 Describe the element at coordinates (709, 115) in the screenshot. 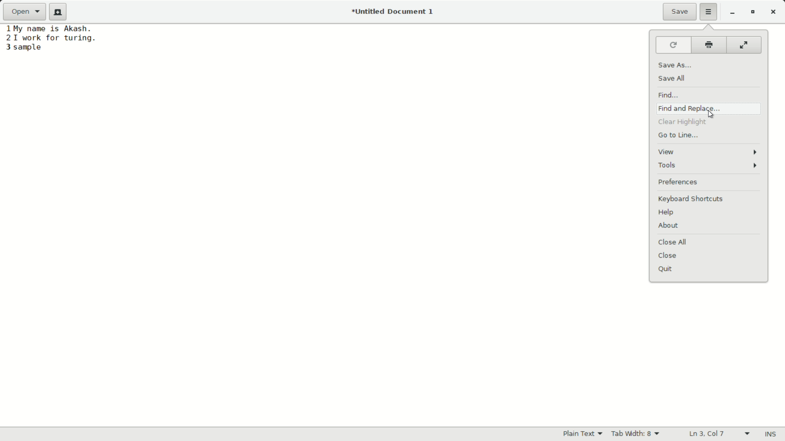

I see `cursor` at that location.